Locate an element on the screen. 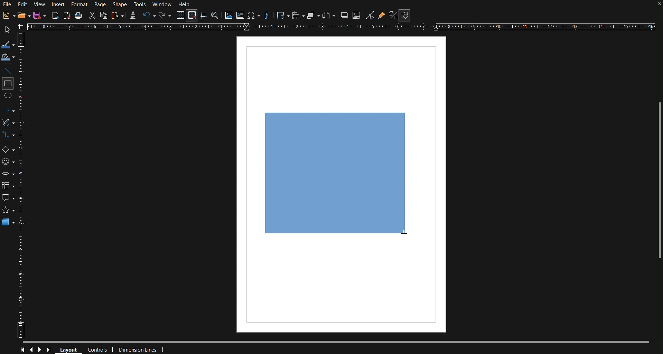 This screenshot has height=354, width=663. Toggle Extrusion is located at coordinates (393, 15).